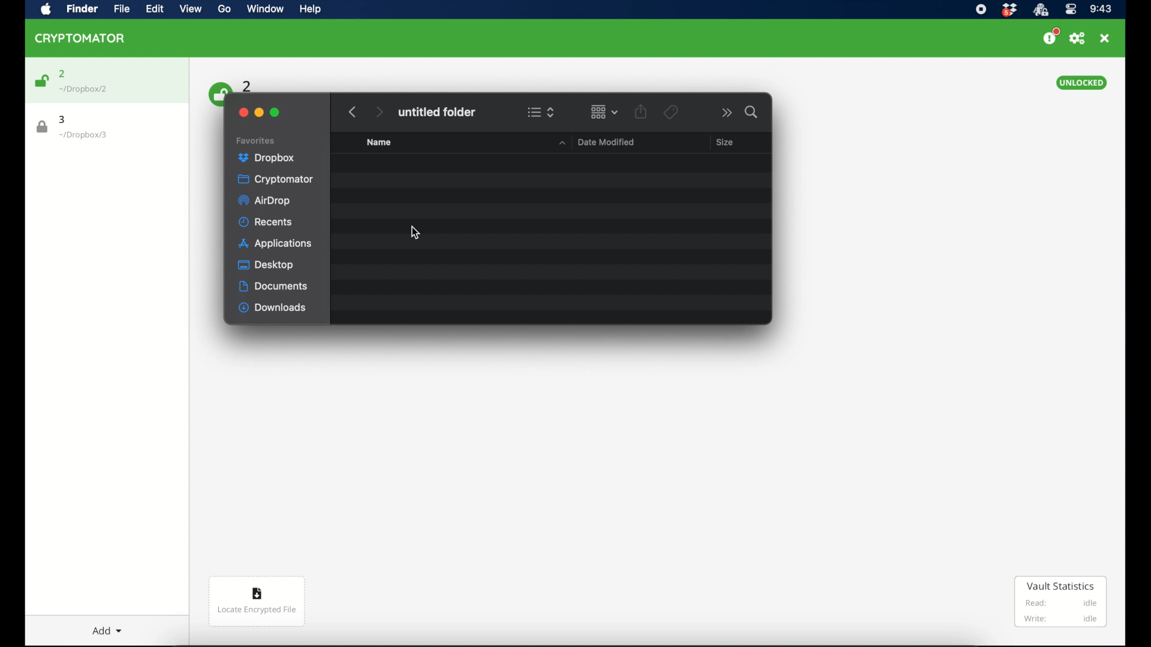 This screenshot has height=647, width=1151. What do you see at coordinates (83, 135) in the screenshot?
I see `location` at bounding box center [83, 135].